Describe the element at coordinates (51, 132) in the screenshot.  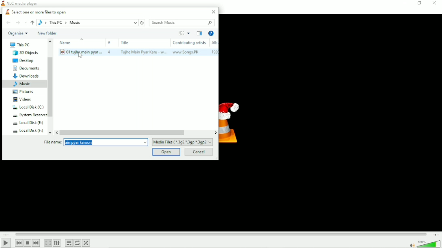
I see `move down` at that location.